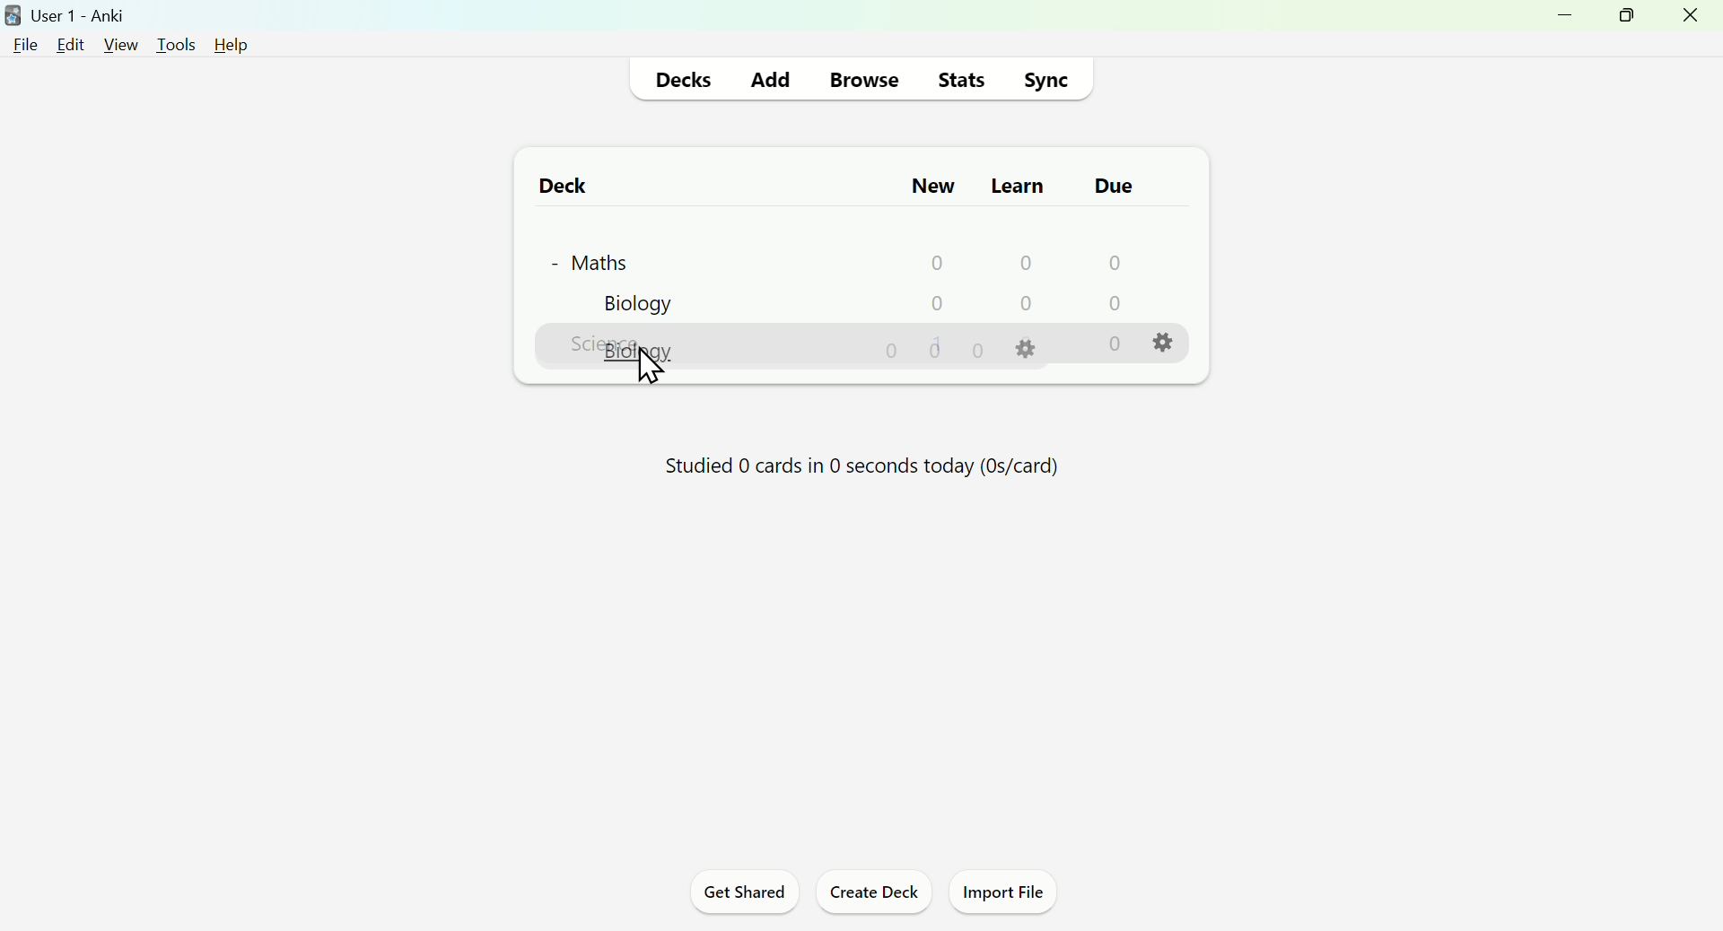 The width and height of the screenshot is (1723, 931). Describe the element at coordinates (27, 44) in the screenshot. I see `File` at that location.